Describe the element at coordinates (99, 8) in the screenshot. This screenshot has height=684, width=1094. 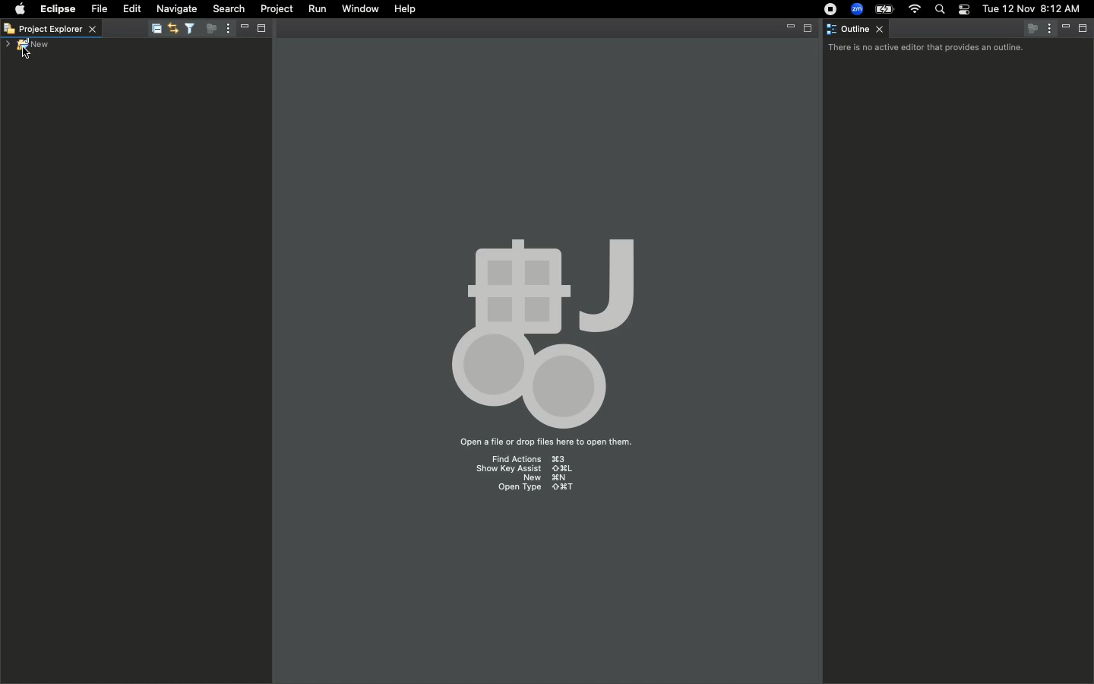
I see `File` at that location.